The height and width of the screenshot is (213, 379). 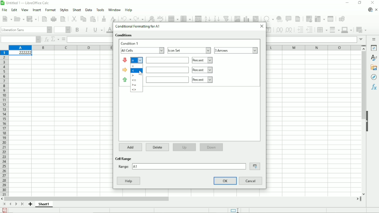 What do you see at coordinates (134, 75) in the screenshot?
I see `>` at bounding box center [134, 75].